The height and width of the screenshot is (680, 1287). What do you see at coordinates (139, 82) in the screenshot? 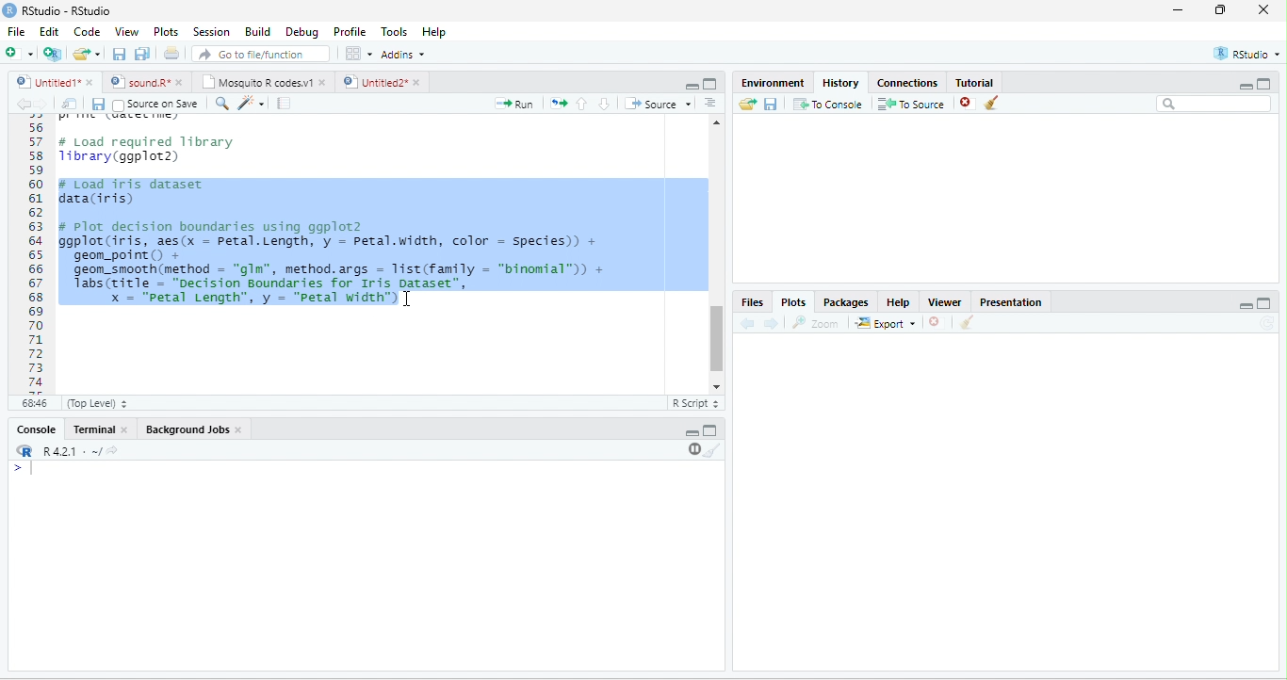
I see `sound.R` at bounding box center [139, 82].